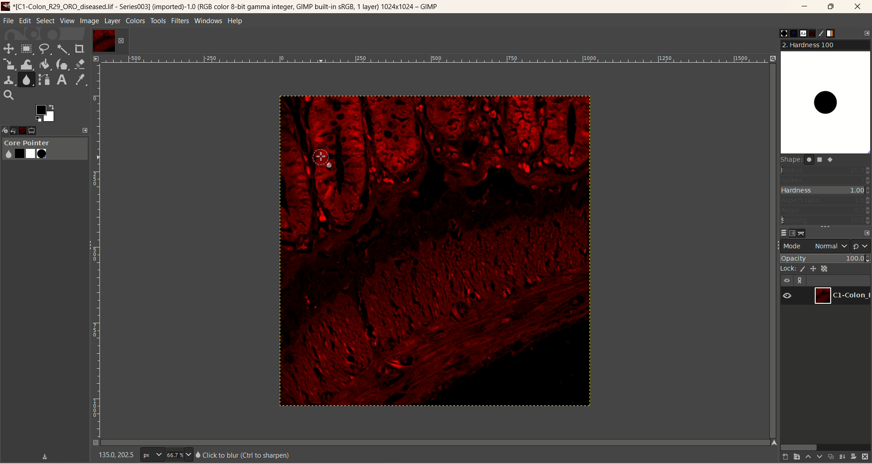 This screenshot has height=464, width=872. What do you see at coordinates (799, 33) in the screenshot?
I see `fonts` at bounding box center [799, 33].